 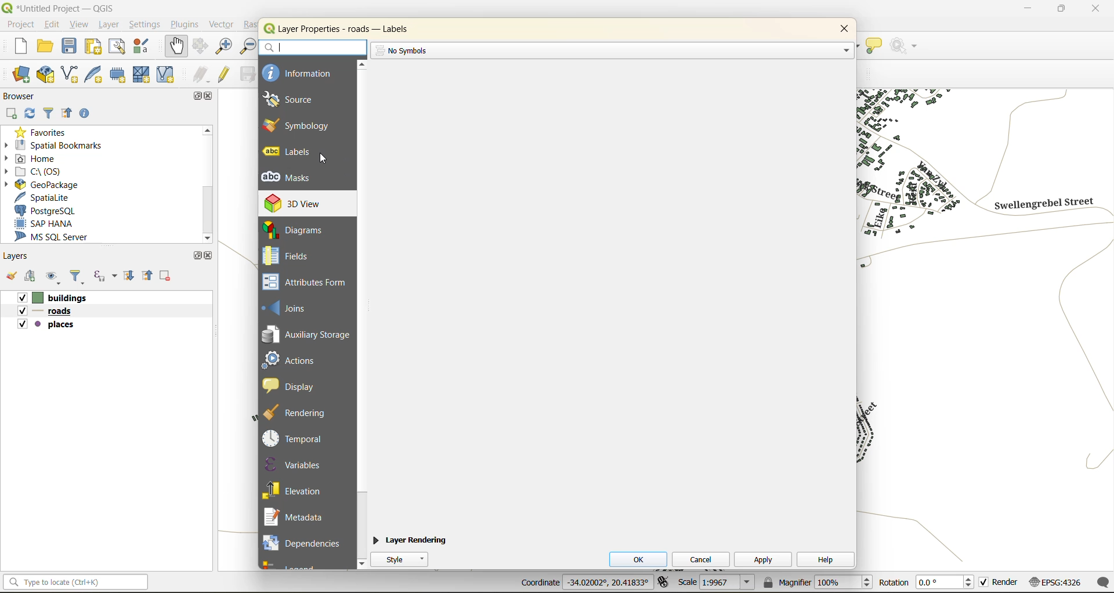 What do you see at coordinates (1061, 11) in the screenshot?
I see `maximize` at bounding box center [1061, 11].